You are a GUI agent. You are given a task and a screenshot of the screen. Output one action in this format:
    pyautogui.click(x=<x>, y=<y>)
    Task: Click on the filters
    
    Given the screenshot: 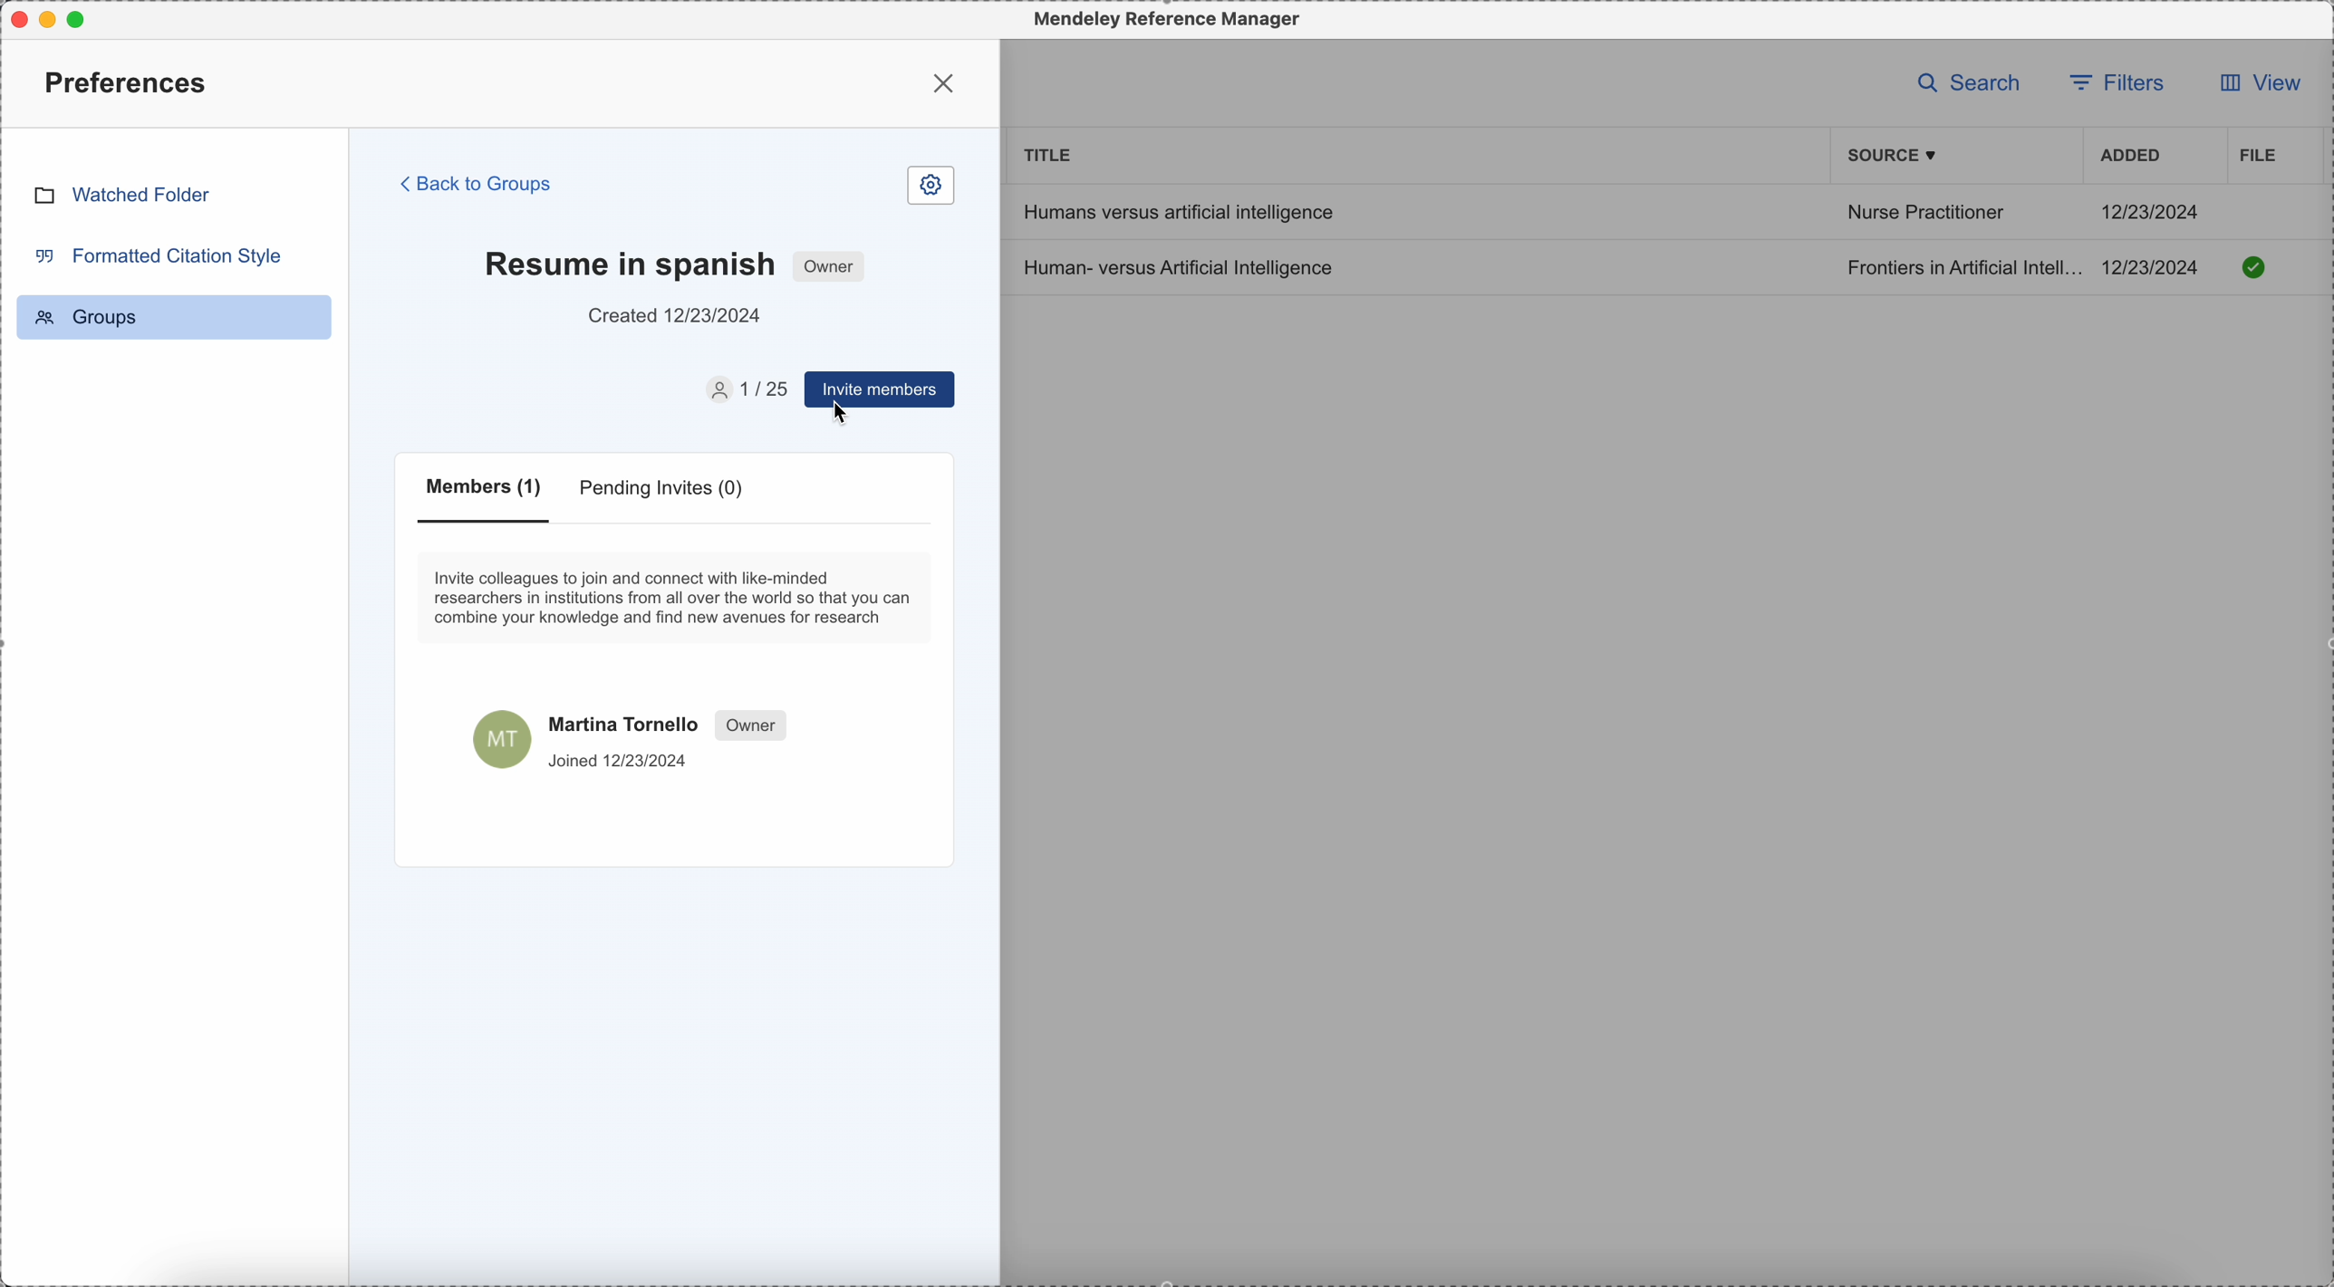 What is the action you would take?
    pyautogui.click(x=2121, y=81)
    